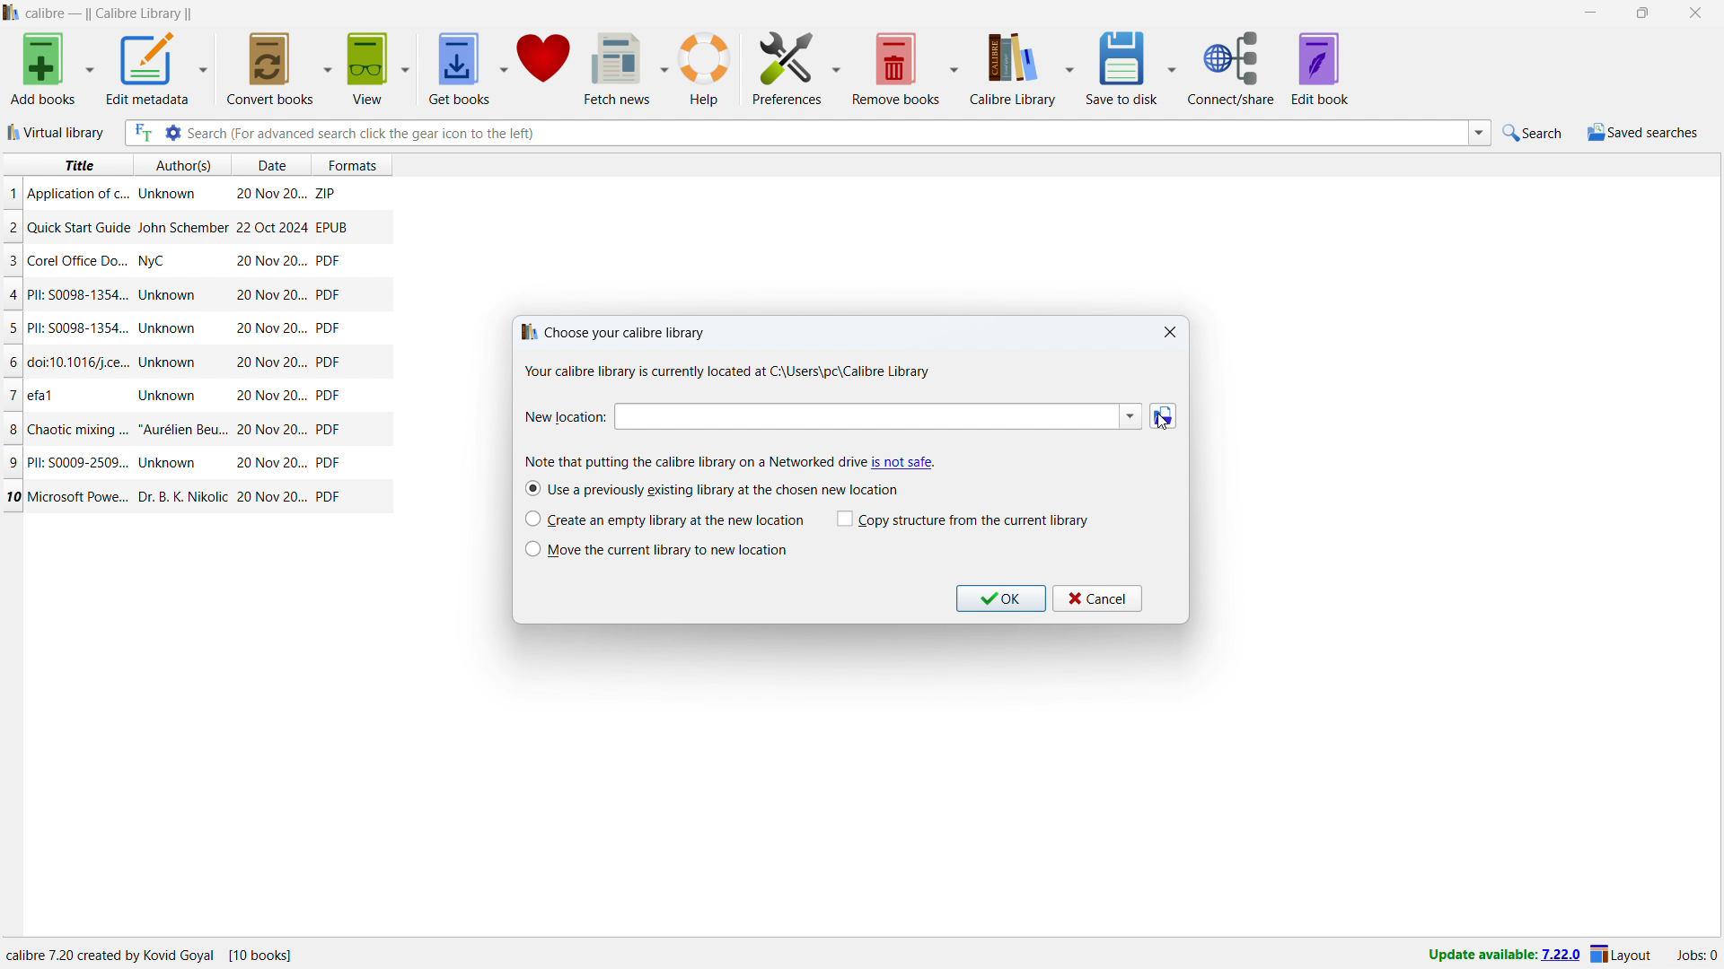  What do you see at coordinates (13, 193) in the screenshot?
I see `1` at bounding box center [13, 193].